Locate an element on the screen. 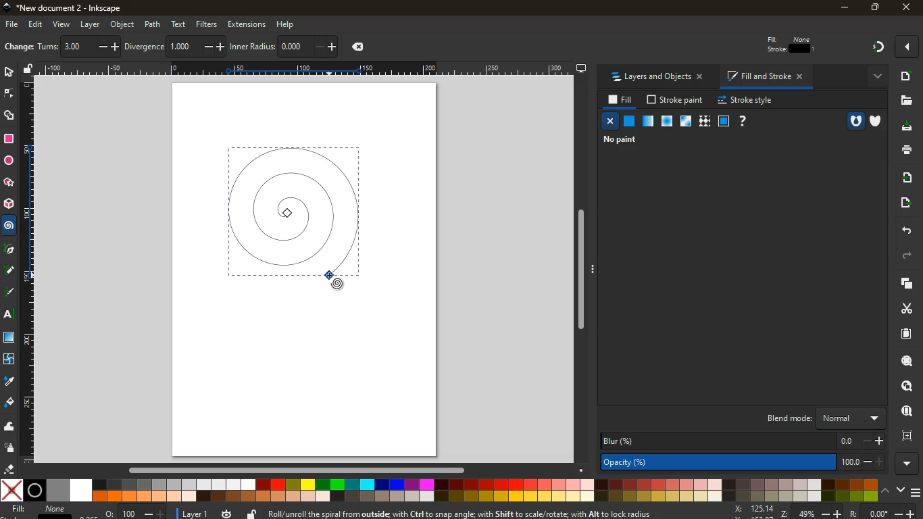 The height and width of the screenshot is (519, 923). unlock is located at coordinates (26, 70).